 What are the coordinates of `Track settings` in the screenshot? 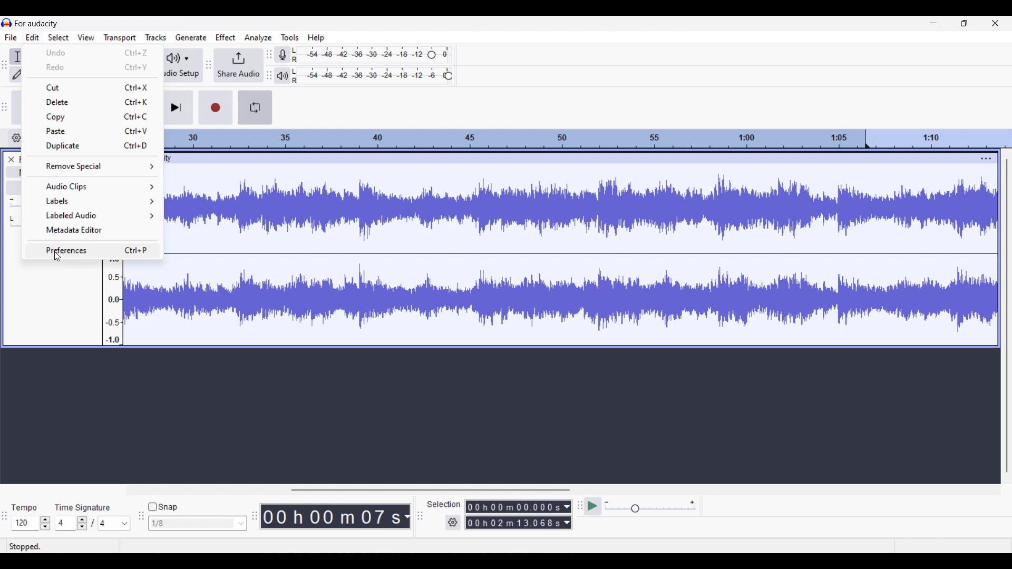 It's located at (987, 158).